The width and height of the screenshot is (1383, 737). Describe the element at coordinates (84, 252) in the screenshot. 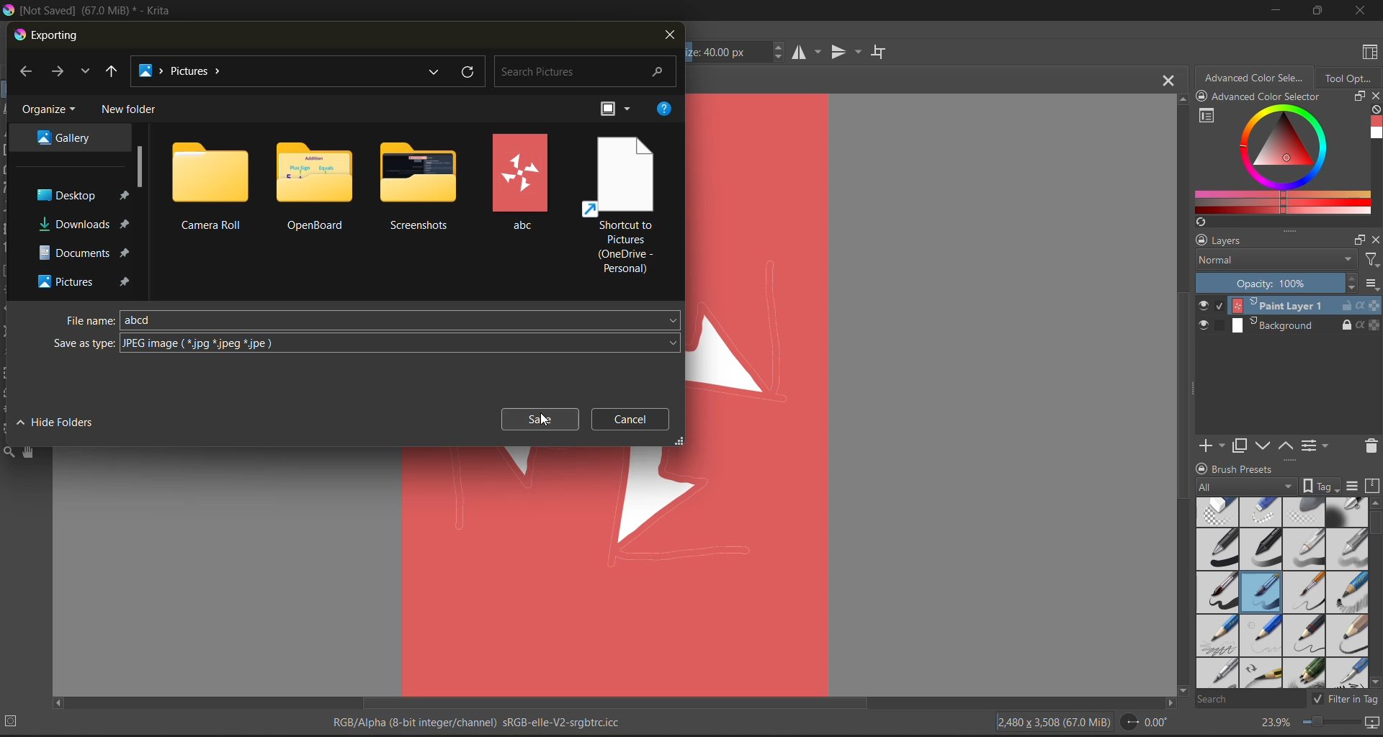

I see `file destination` at that location.